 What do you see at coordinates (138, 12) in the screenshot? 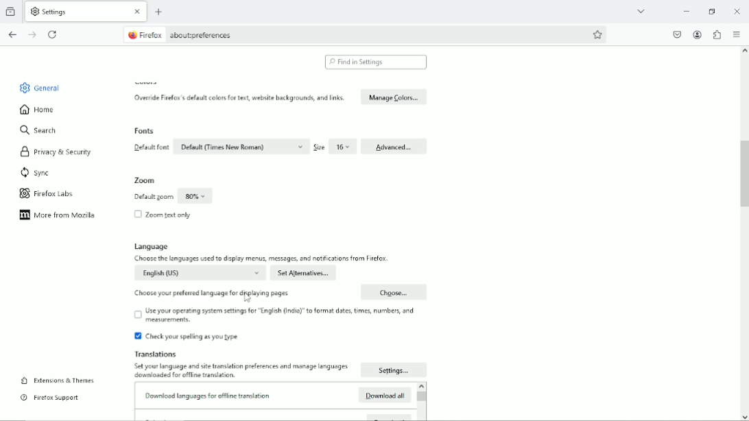
I see `Close` at bounding box center [138, 12].